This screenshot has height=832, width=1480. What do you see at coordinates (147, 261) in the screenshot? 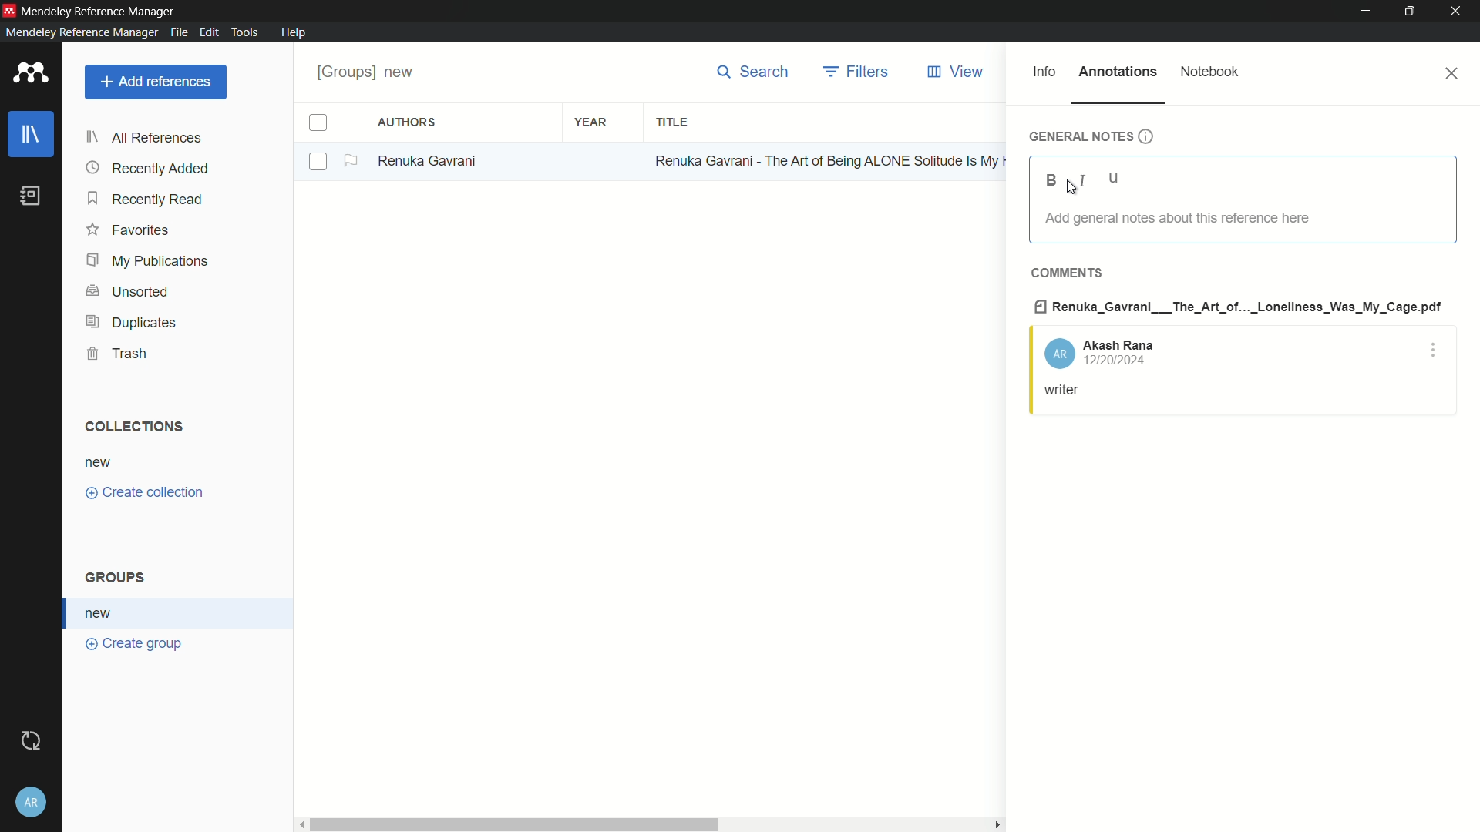
I see `my publications` at bounding box center [147, 261].